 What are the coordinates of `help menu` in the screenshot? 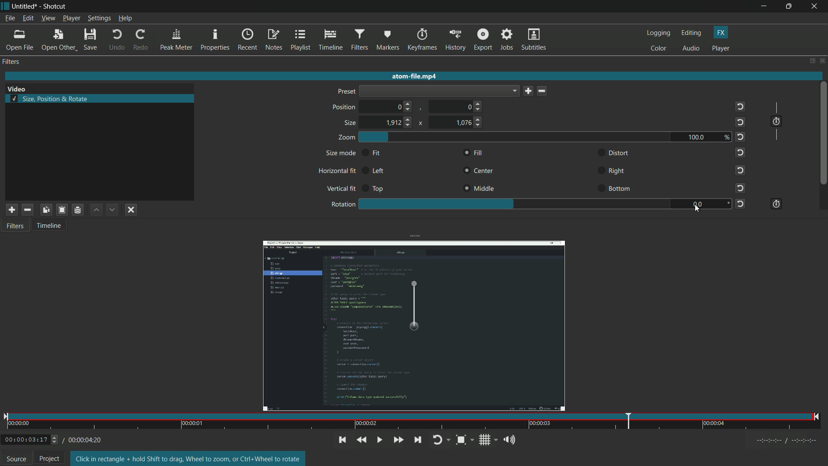 It's located at (126, 19).